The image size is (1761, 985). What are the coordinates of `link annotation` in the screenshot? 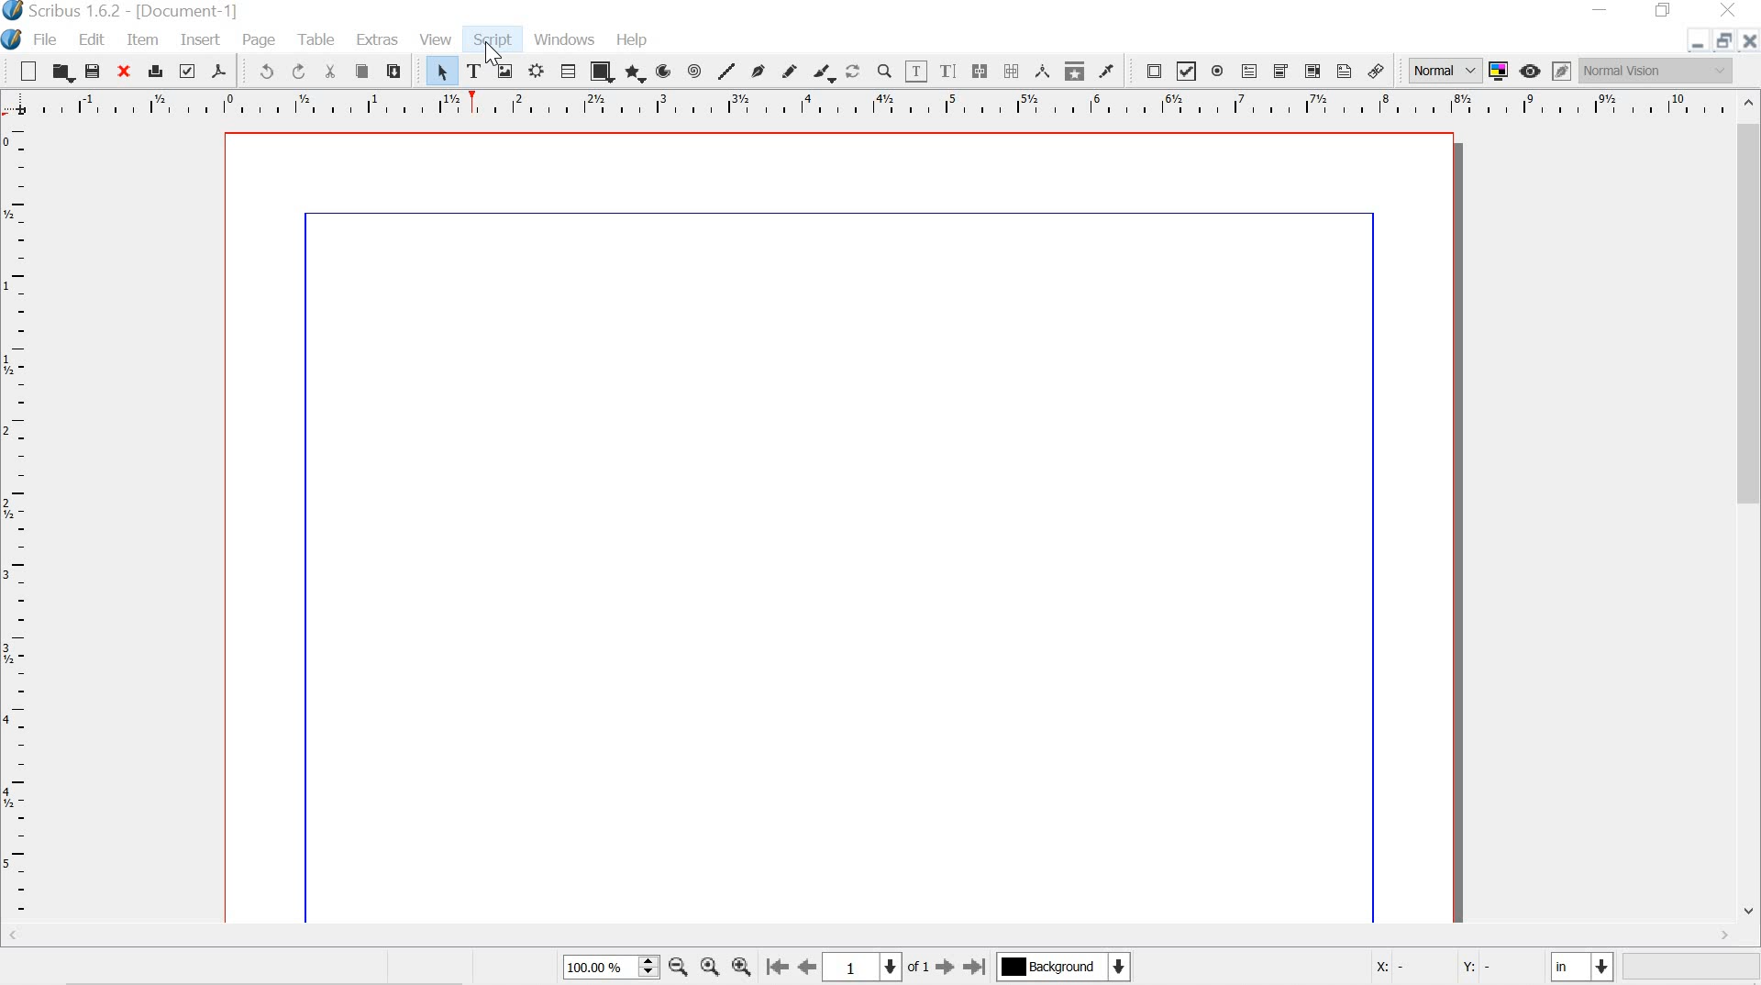 It's located at (1379, 72).